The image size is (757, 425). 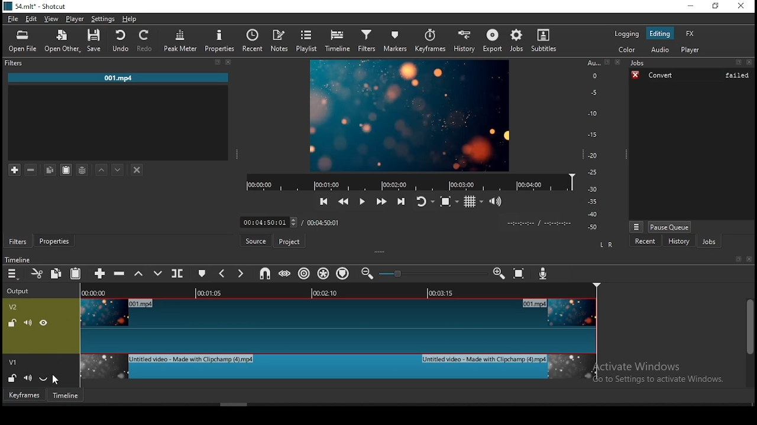 I want to click on close, so click(x=750, y=260).